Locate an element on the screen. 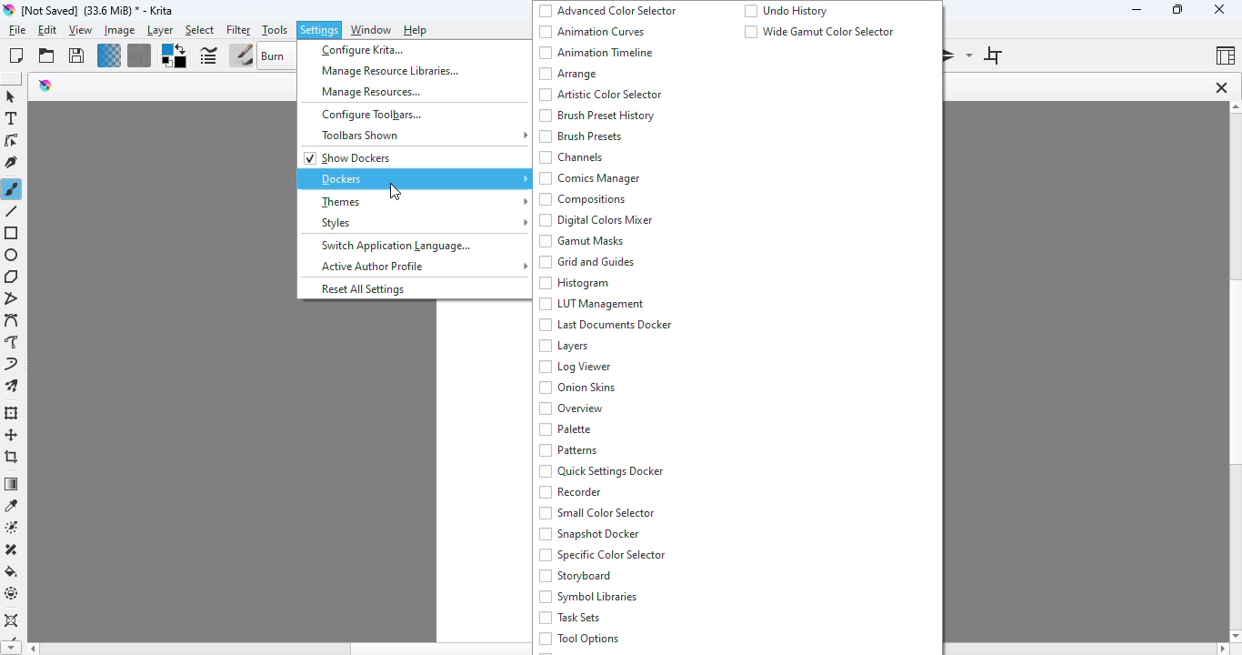 This screenshot has width=1242, height=655. vertical scroll bar is located at coordinates (1234, 373).